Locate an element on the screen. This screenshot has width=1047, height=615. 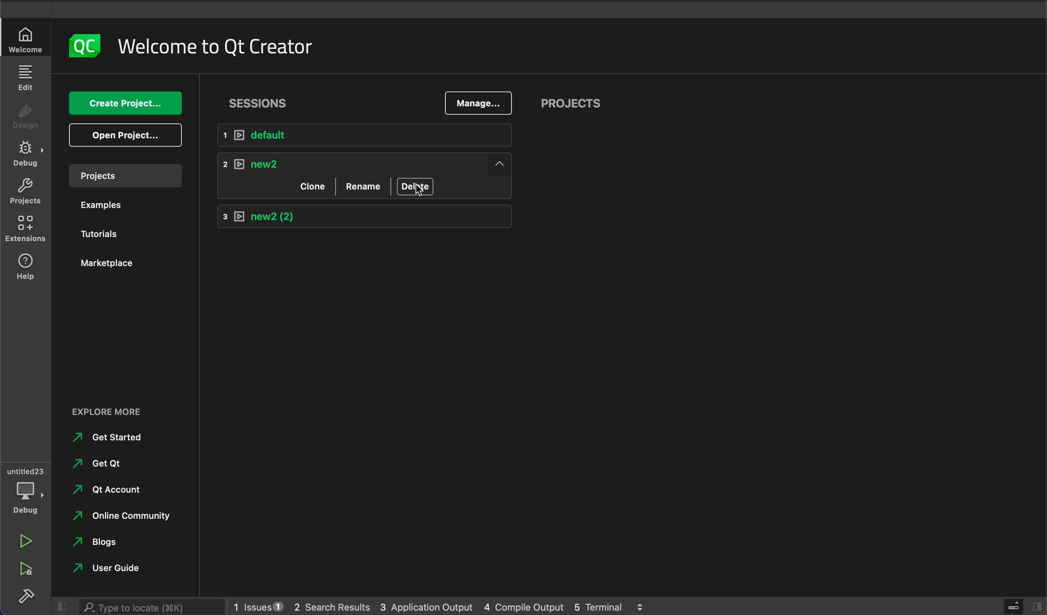
new 2 is located at coordinates (365, 214).